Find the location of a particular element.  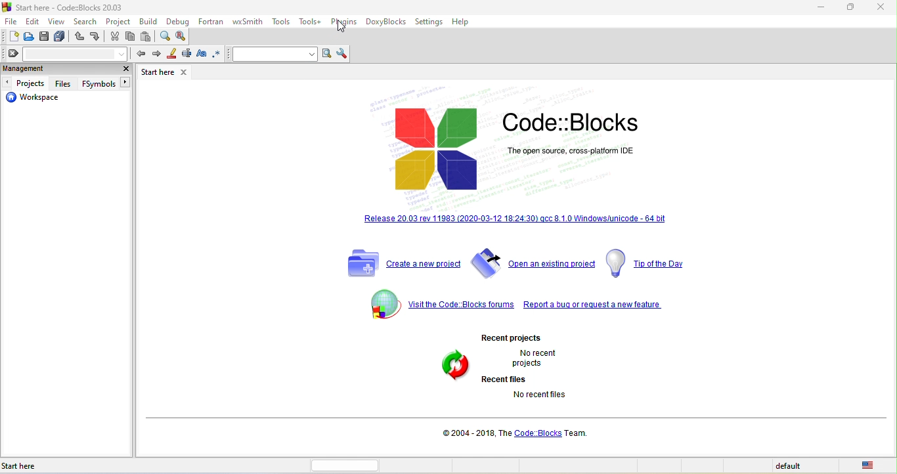

close is located at coordinates (881, 8).